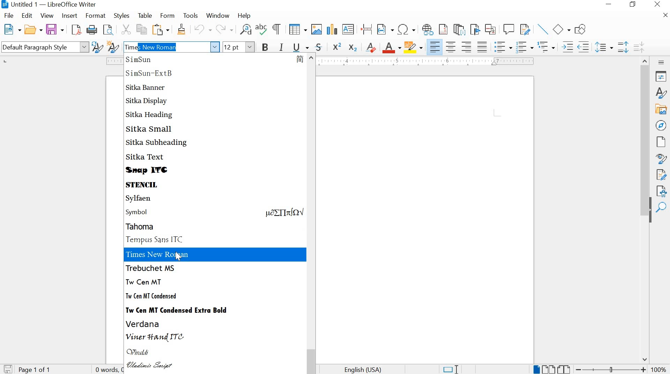 This screenshot has width=670, height=374. Describe the element at coordinates (662, 77) in the screenshot. I see `PROPERTIES` at that location.